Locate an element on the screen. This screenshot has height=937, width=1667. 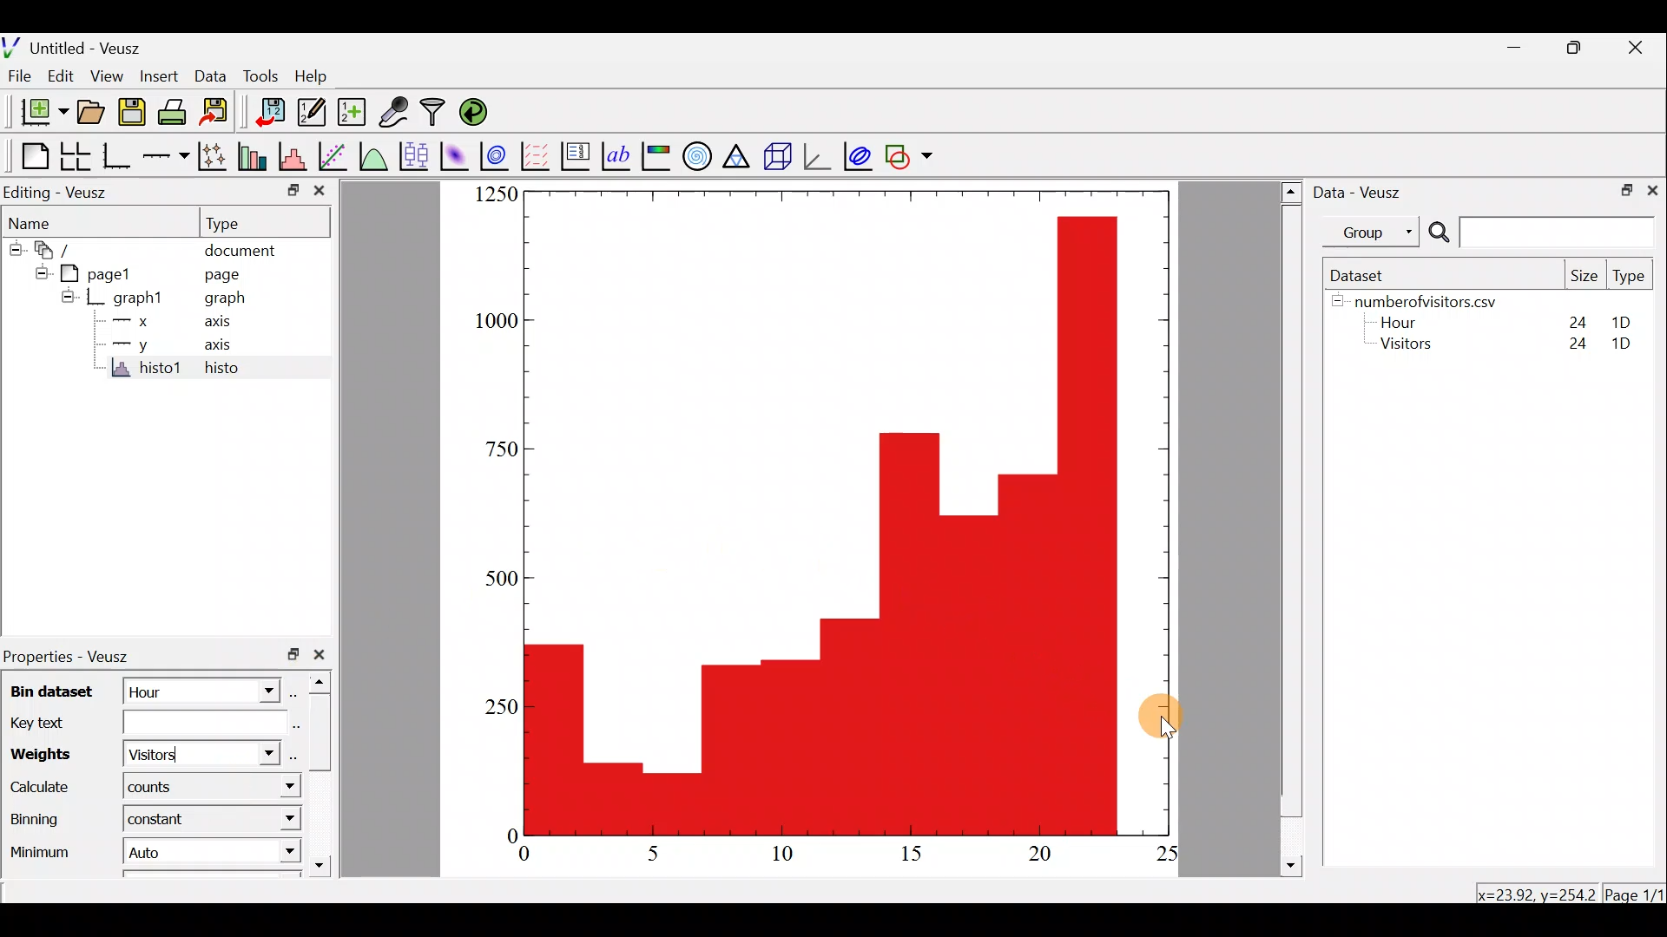
add a shape to the plot is located at coordinates (910, 157).